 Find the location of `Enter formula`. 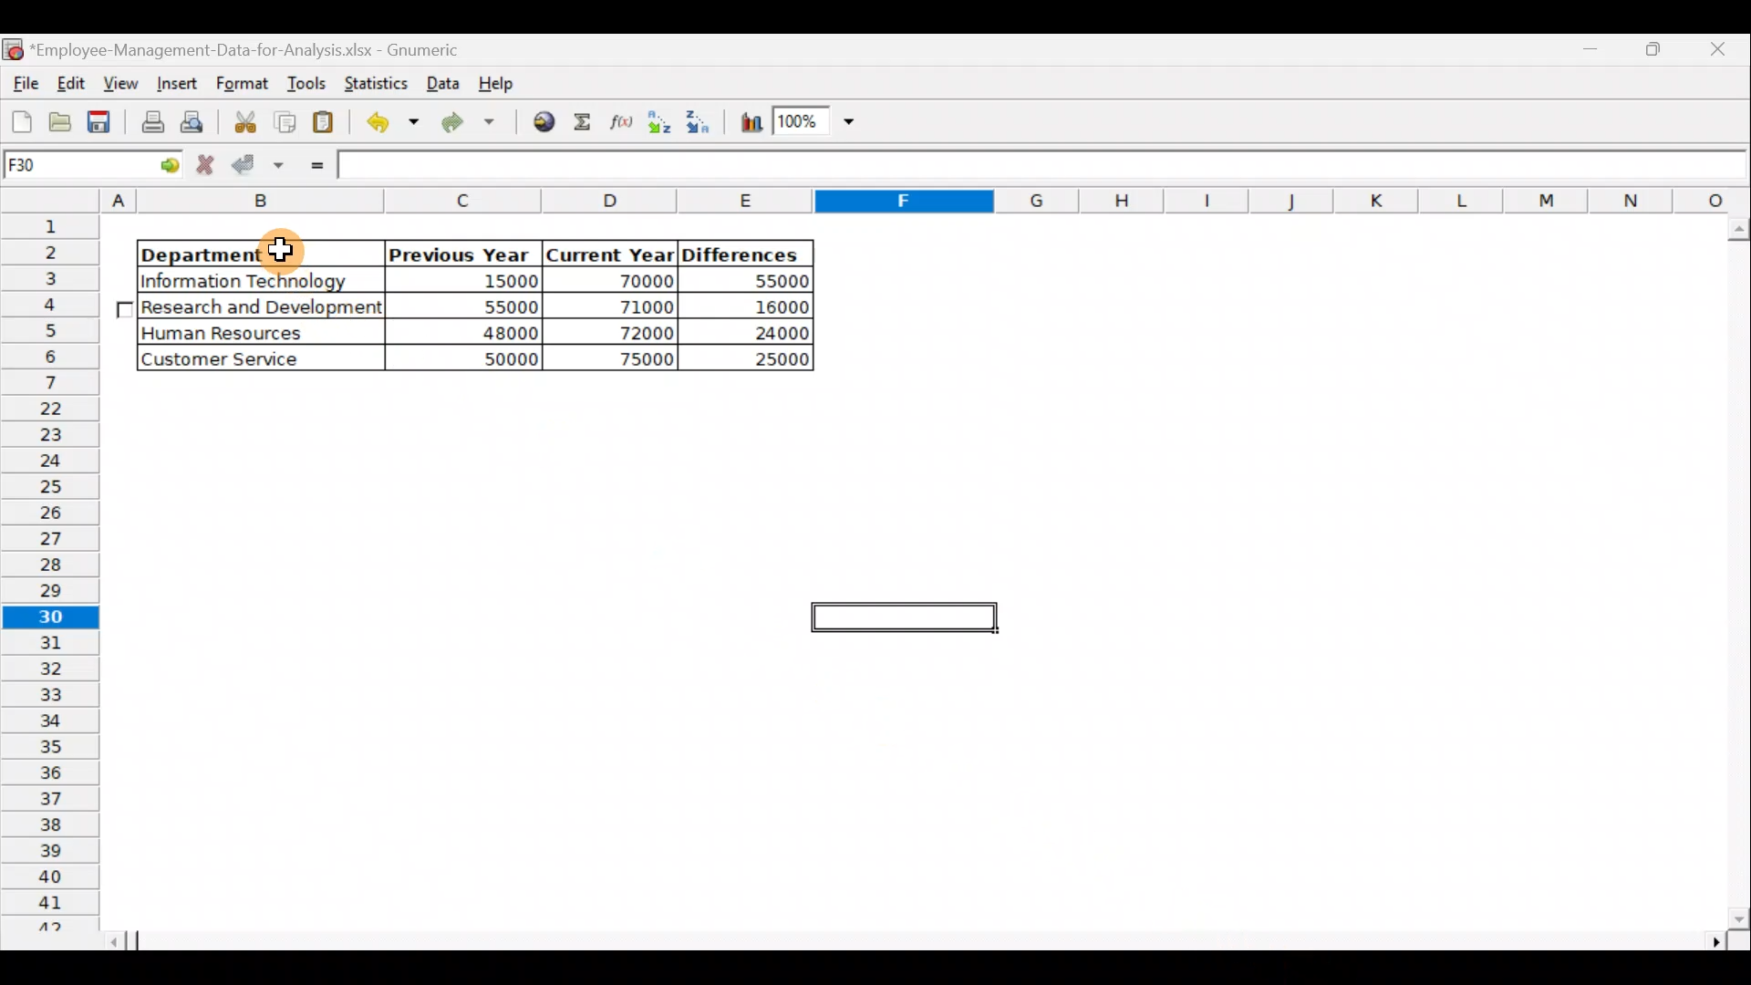

Enter formula is located at coordinates (311, 163).